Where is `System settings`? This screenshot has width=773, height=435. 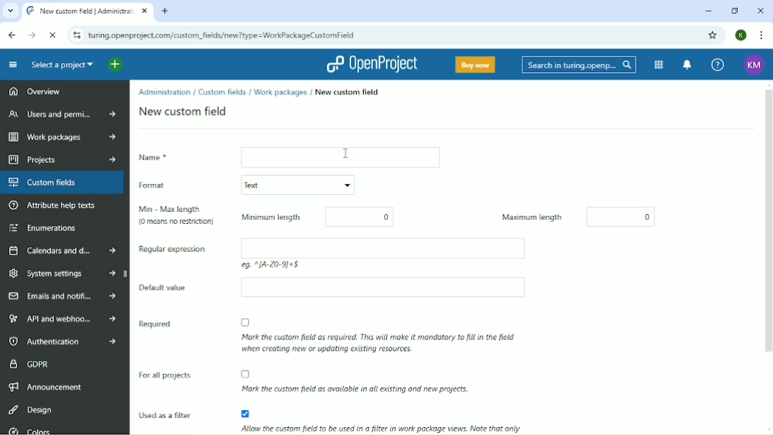
System settings is located at coordinates (64, 275).